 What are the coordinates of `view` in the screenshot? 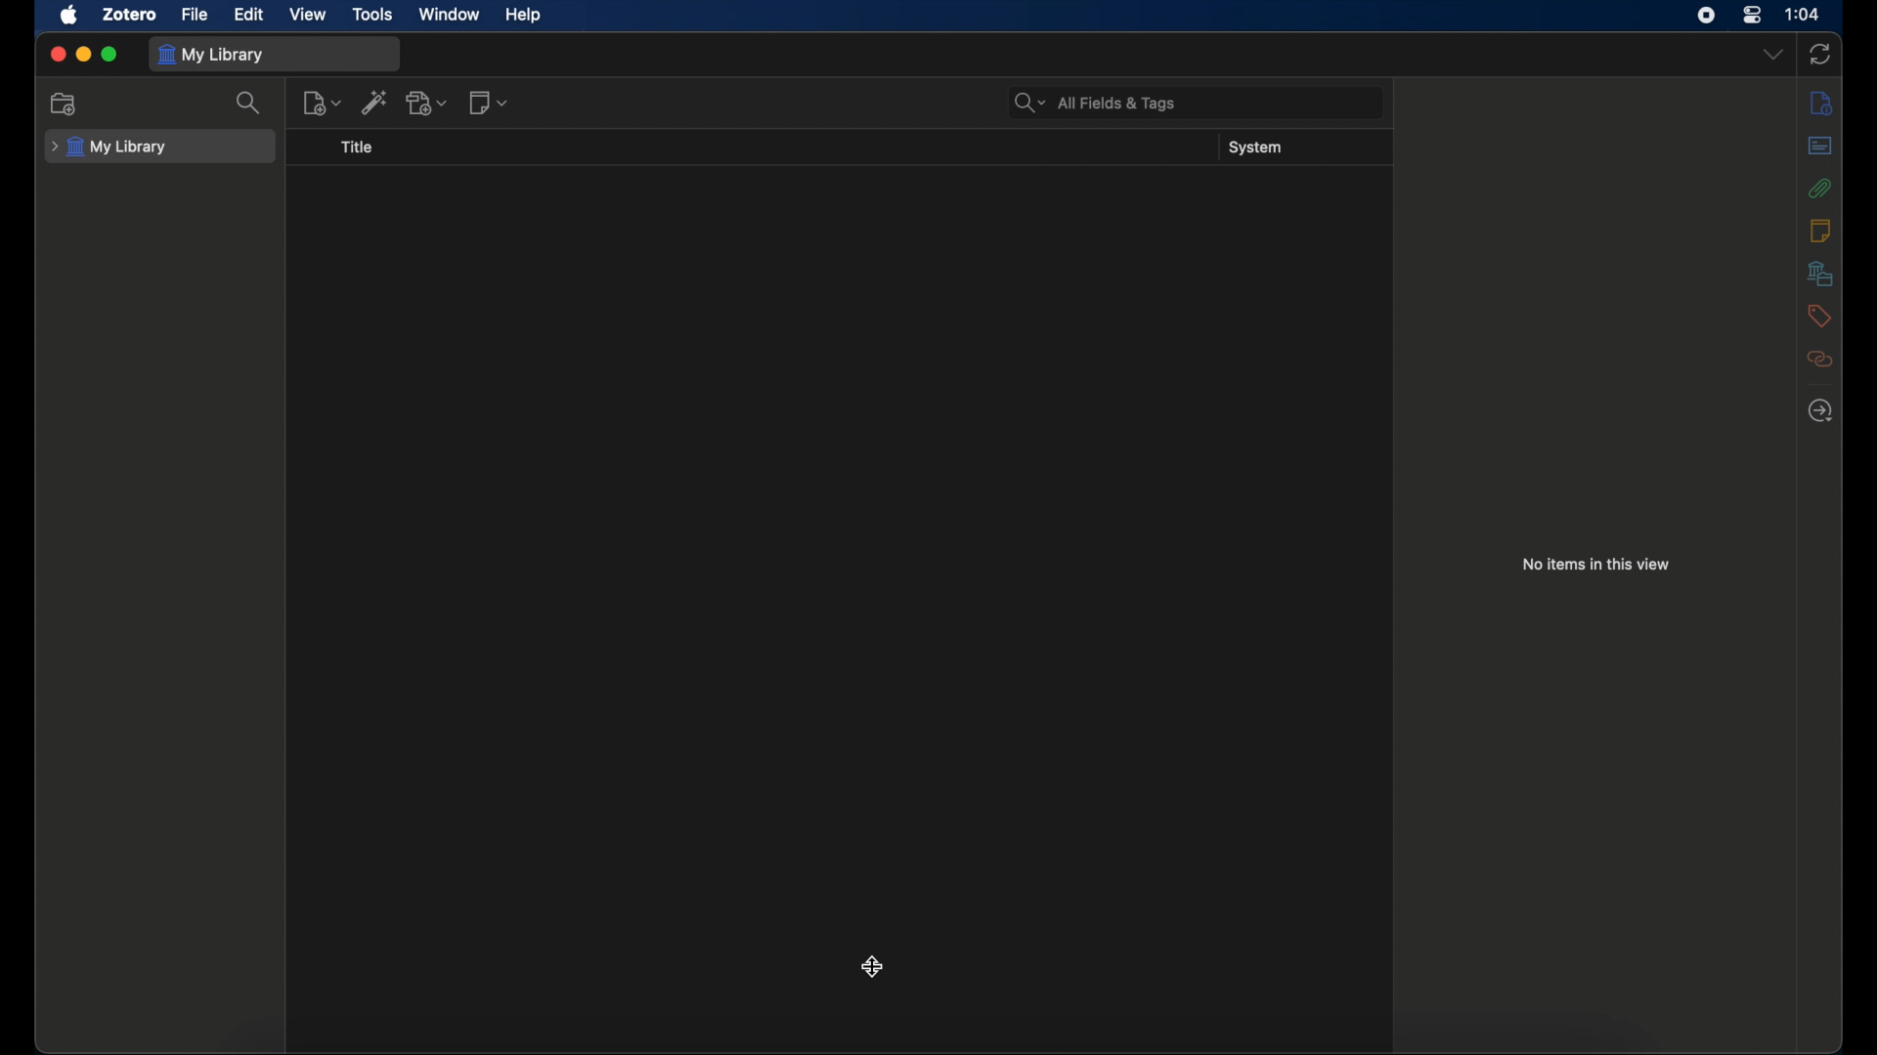 It's located at (307, 15).